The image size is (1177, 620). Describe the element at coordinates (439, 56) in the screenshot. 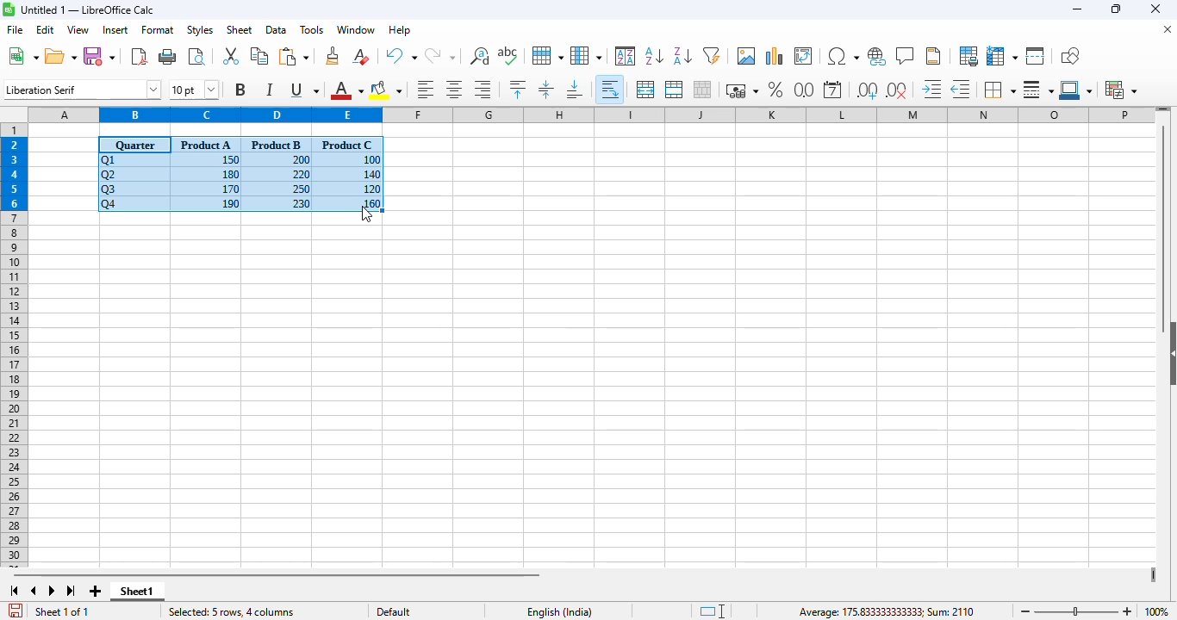

I see `redo` at that location.